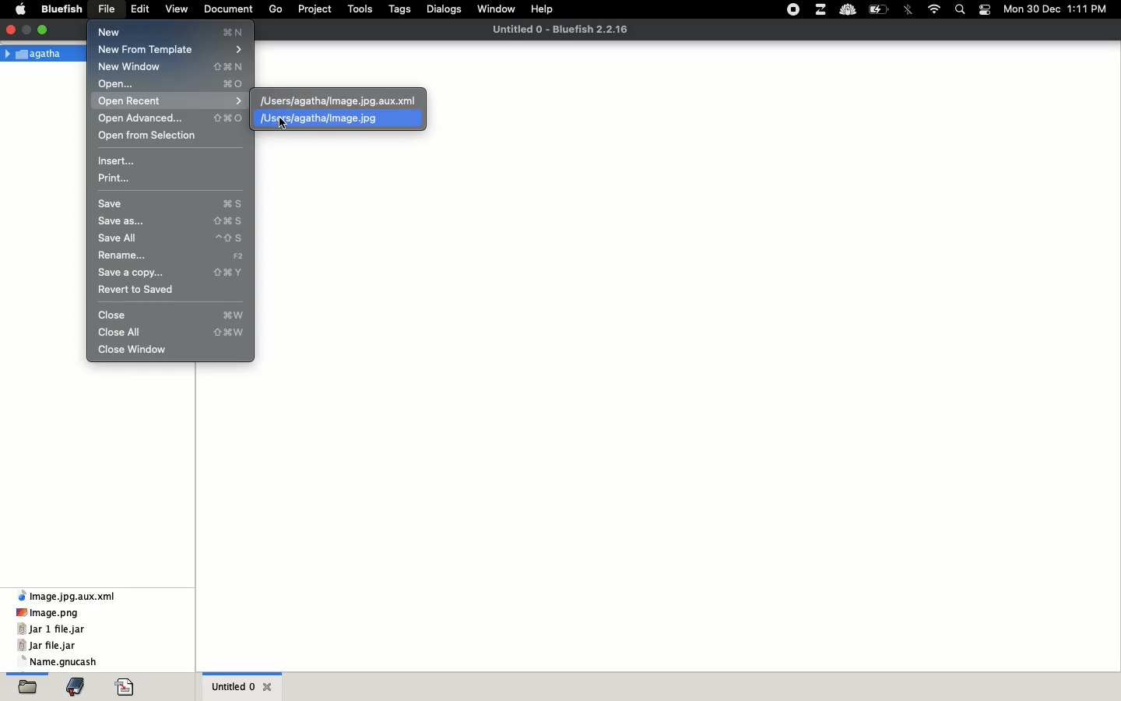  Describe the element at coordinates (986, 9) in the screenshot. I see `notification` at that location.